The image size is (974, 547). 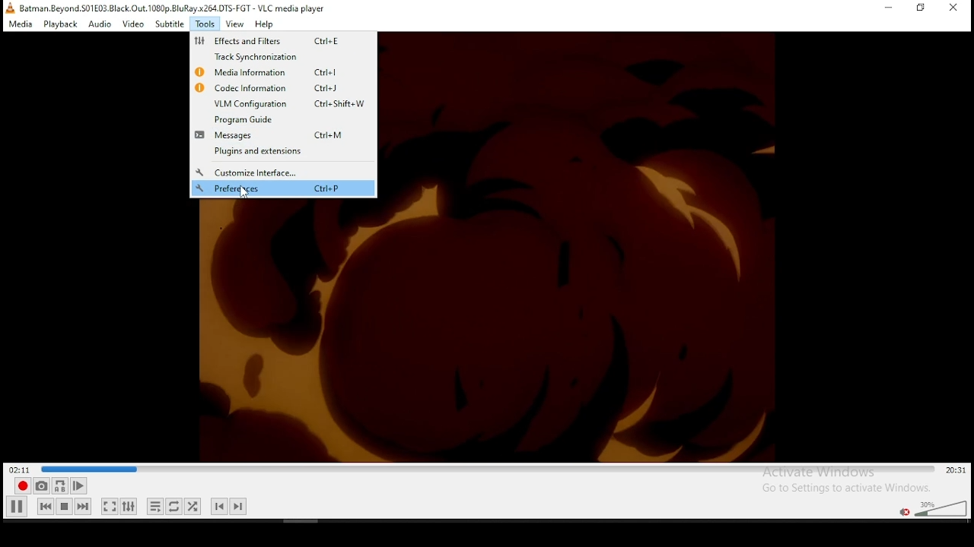 I want to click on video, so click(x=133, y=25).